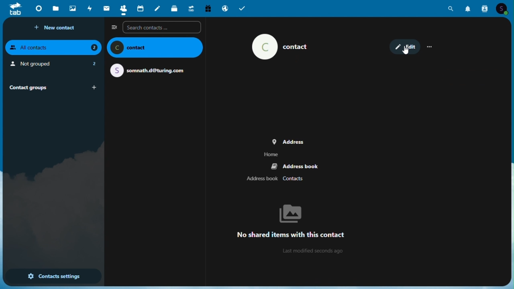 This screenshot has width=514, height=289. What do you see at coordinates (54, 48) in the screenshot?
I see `all contacts` at bounding box center [54, 48].